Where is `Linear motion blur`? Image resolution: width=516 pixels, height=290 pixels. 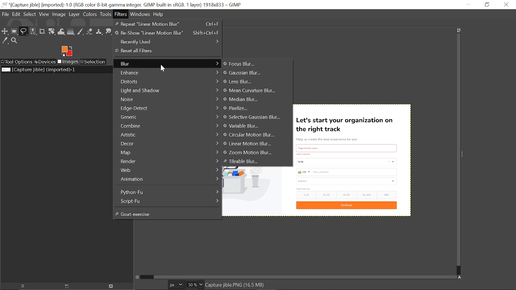 Linear motion blur is located at coordinates (251, 144).